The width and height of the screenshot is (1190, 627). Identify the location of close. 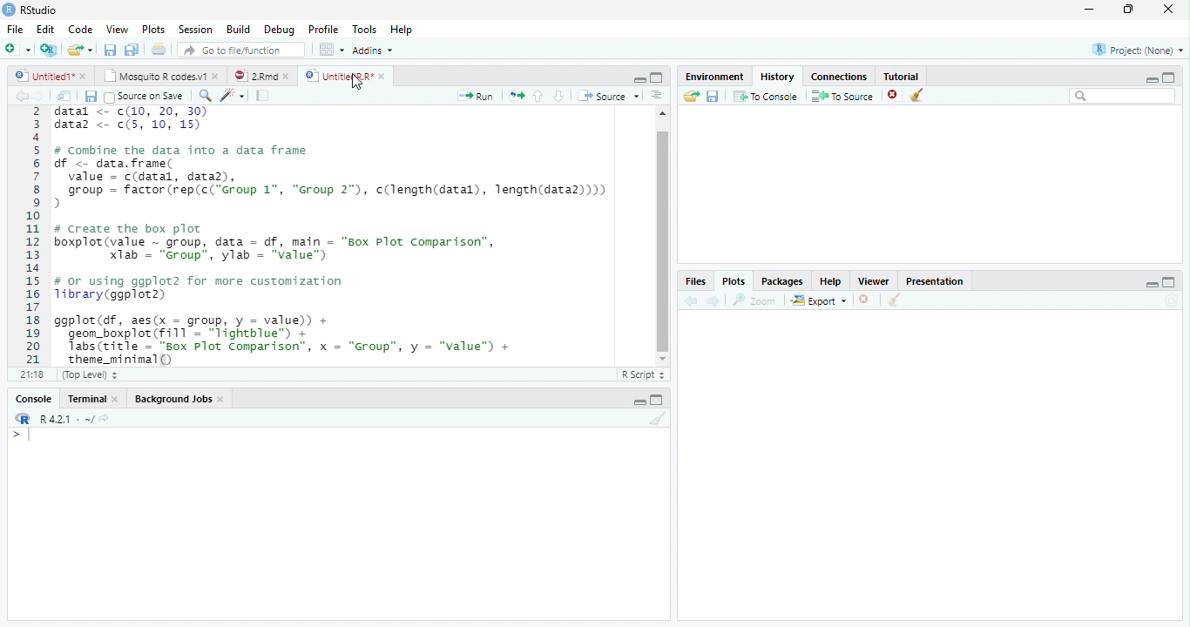
(382, 76).